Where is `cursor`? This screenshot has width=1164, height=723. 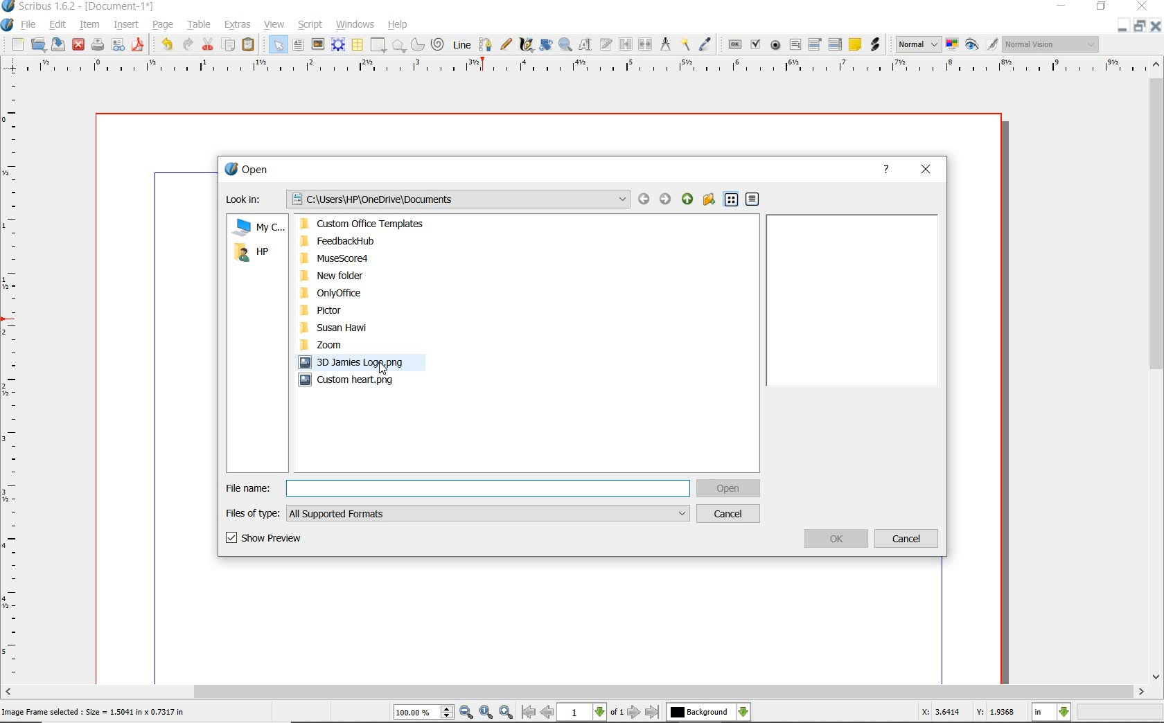
cursor is located at coordinates (382, 368).